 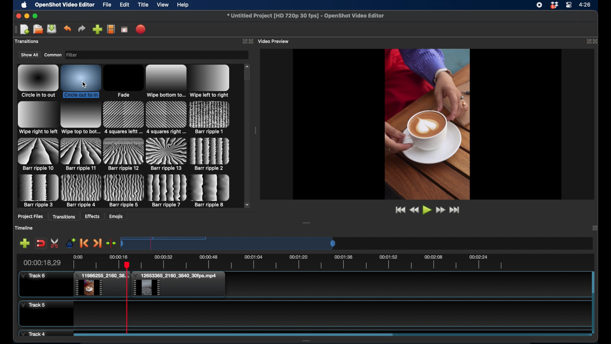 I want to click on effects, so click(x=93, y=216).